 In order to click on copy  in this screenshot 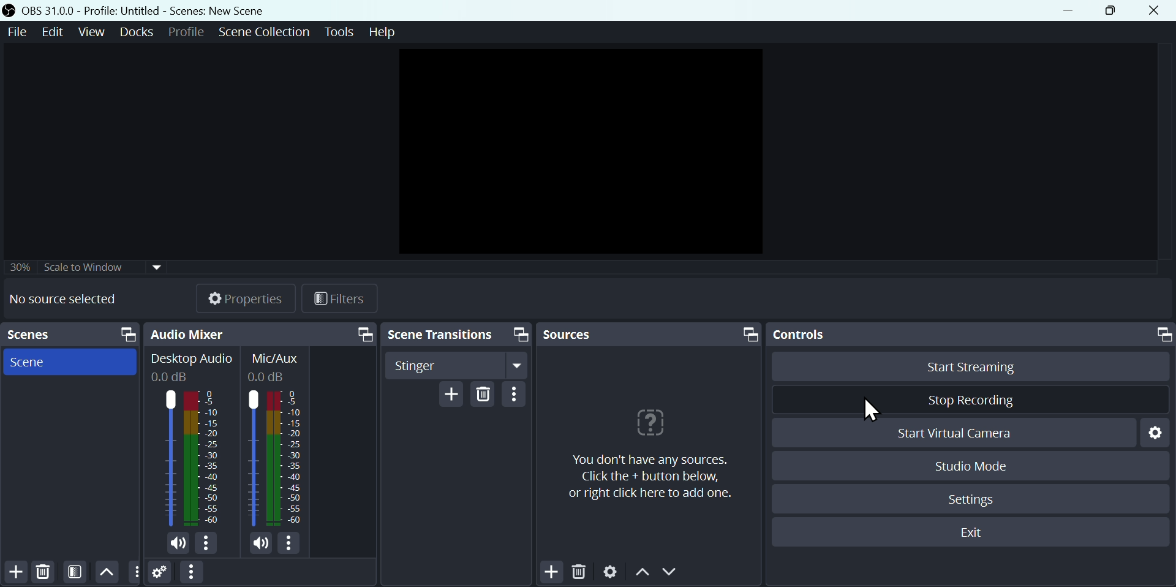, I will do `click(365, 334)`.